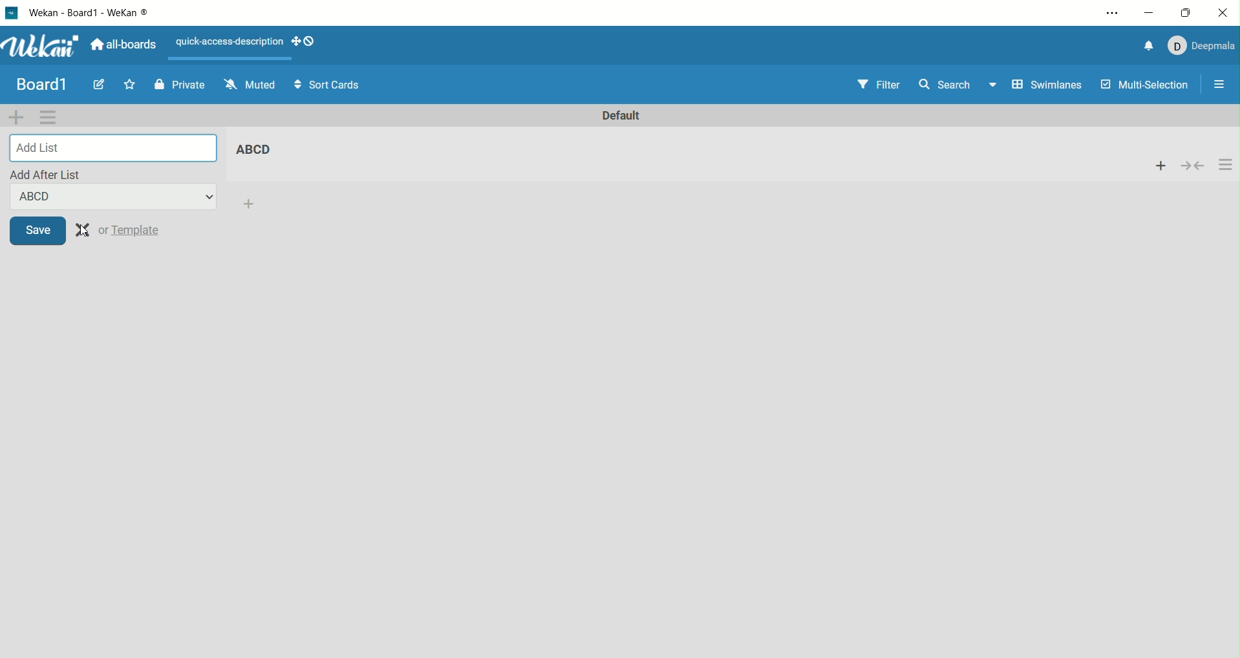 The image size is (1240, 658). I want to click on add list, so click(114, 147).